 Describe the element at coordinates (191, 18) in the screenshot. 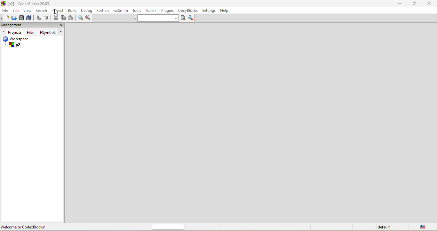

I see `show option window` at that location.